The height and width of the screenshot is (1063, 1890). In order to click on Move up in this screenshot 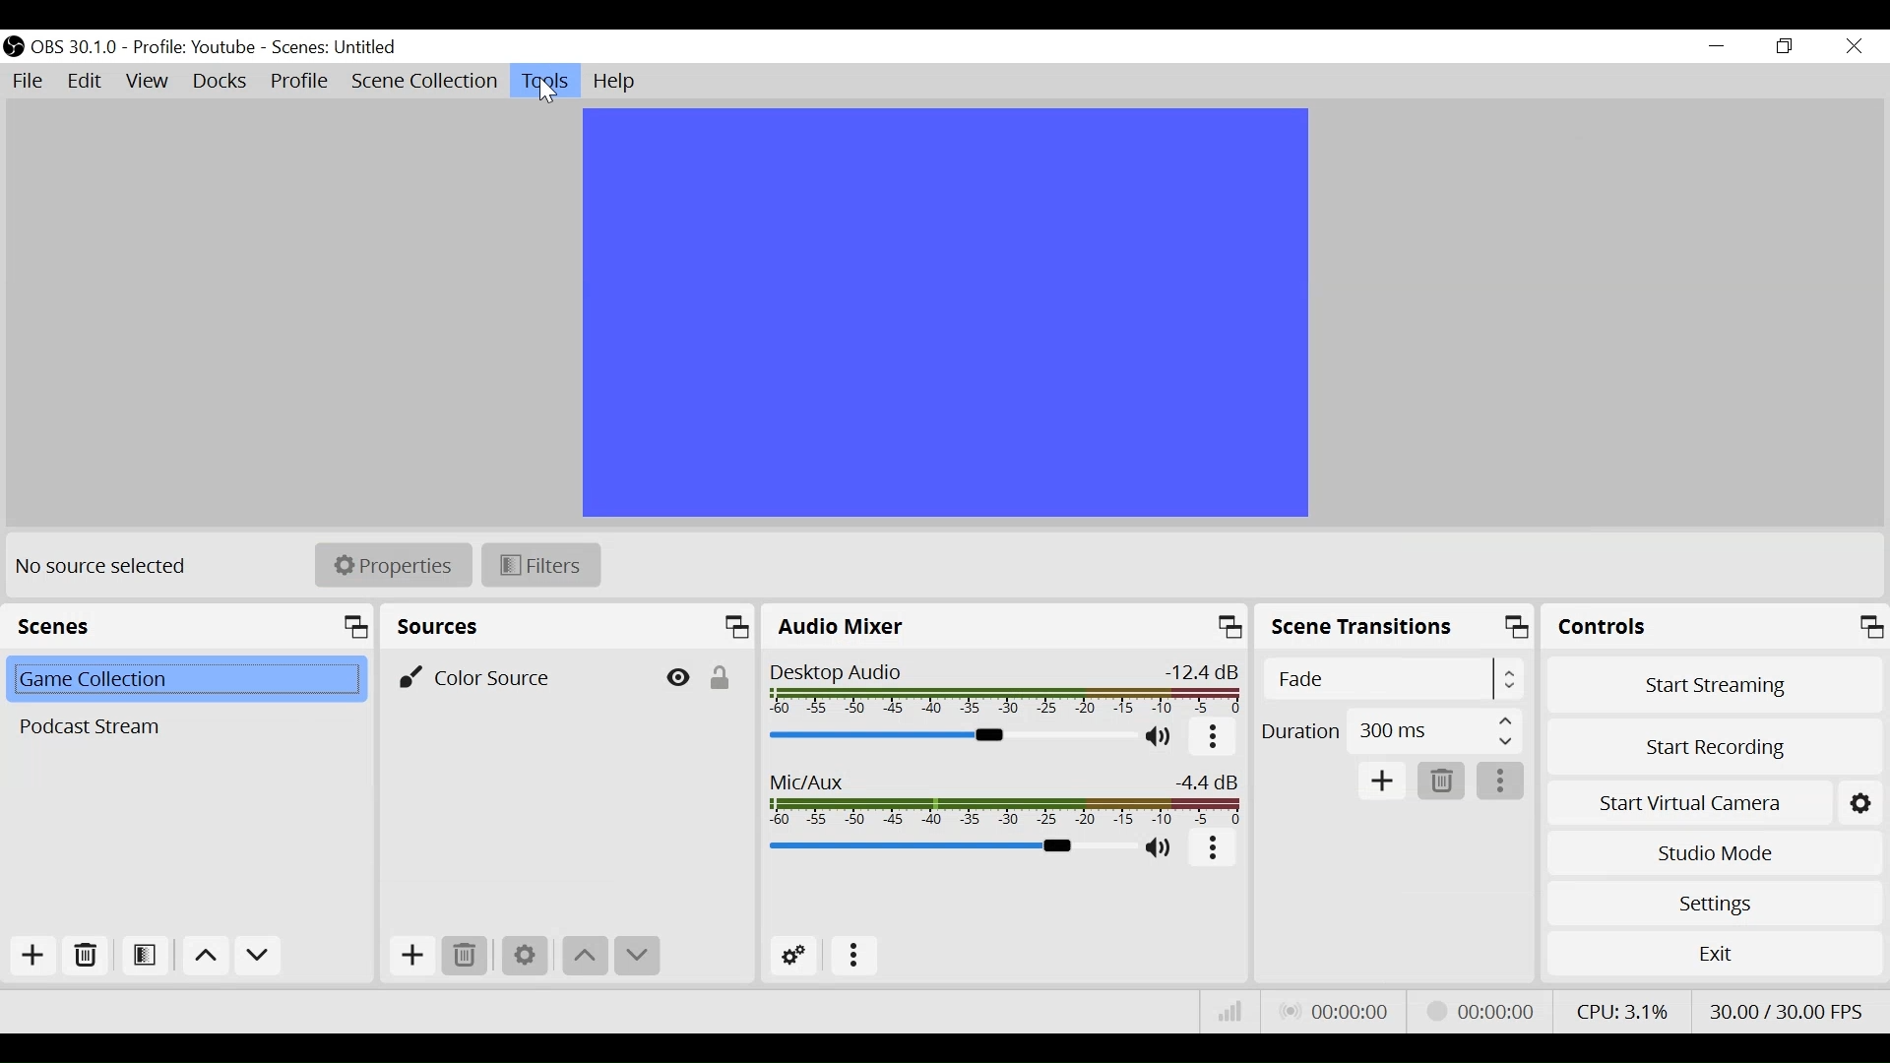, I will do `click(203, 955)`.